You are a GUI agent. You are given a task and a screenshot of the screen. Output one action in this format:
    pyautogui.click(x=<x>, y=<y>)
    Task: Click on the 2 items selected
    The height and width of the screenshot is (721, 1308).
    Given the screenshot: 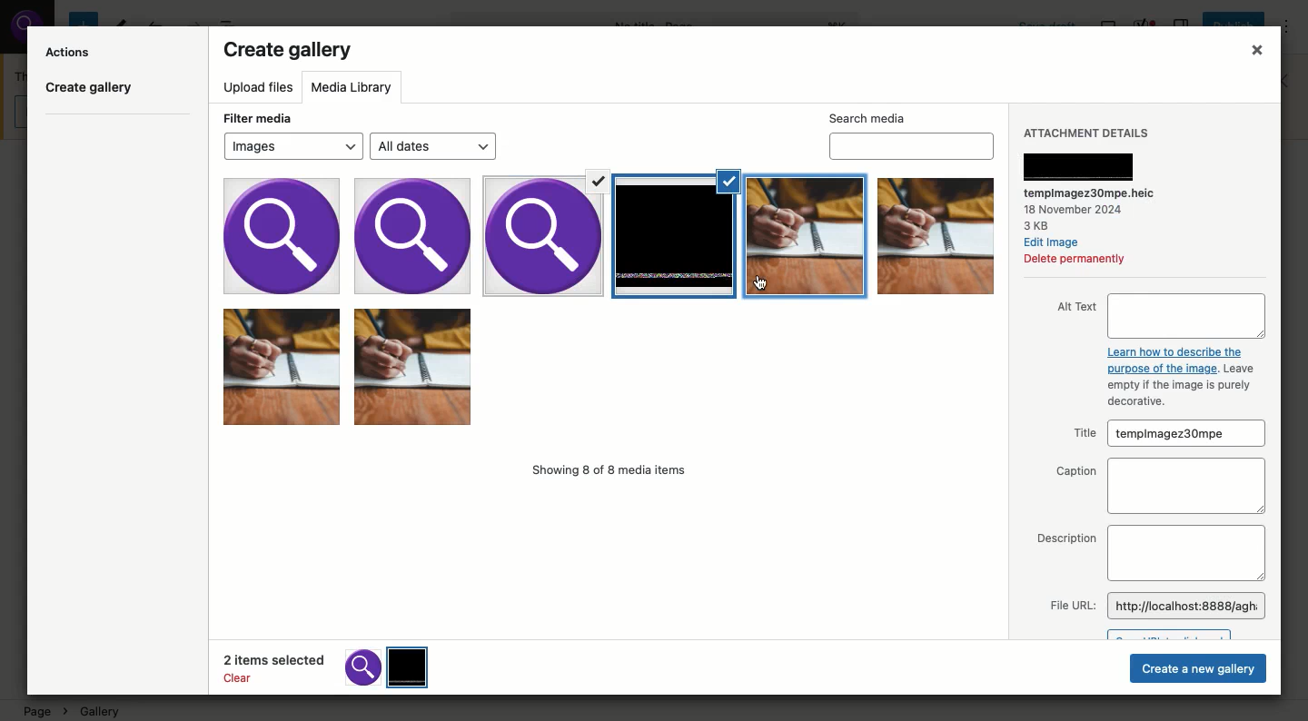 What is the action you would take?
    pyautogui.click(x=331, y=667)
    